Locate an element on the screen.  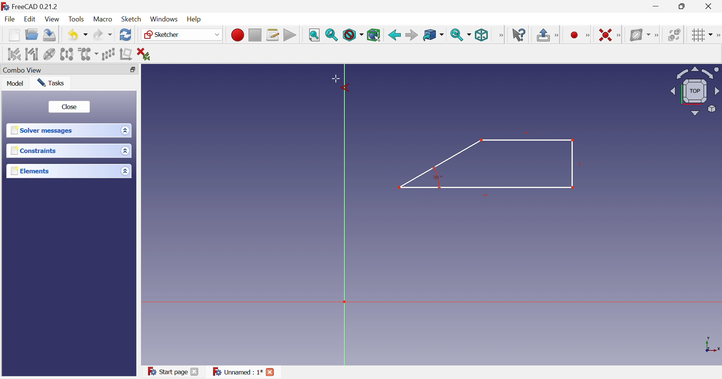
Drop Down is located at coordinates (216, 34).